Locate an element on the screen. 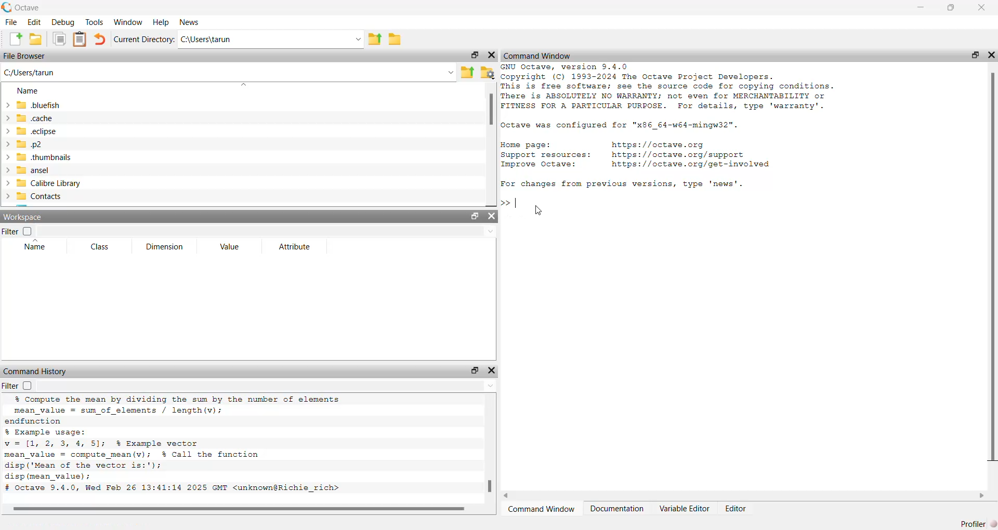 Image resolution: width=998 pixels, height=530 pixels. scroll bar is located at coordinates (242, 509).